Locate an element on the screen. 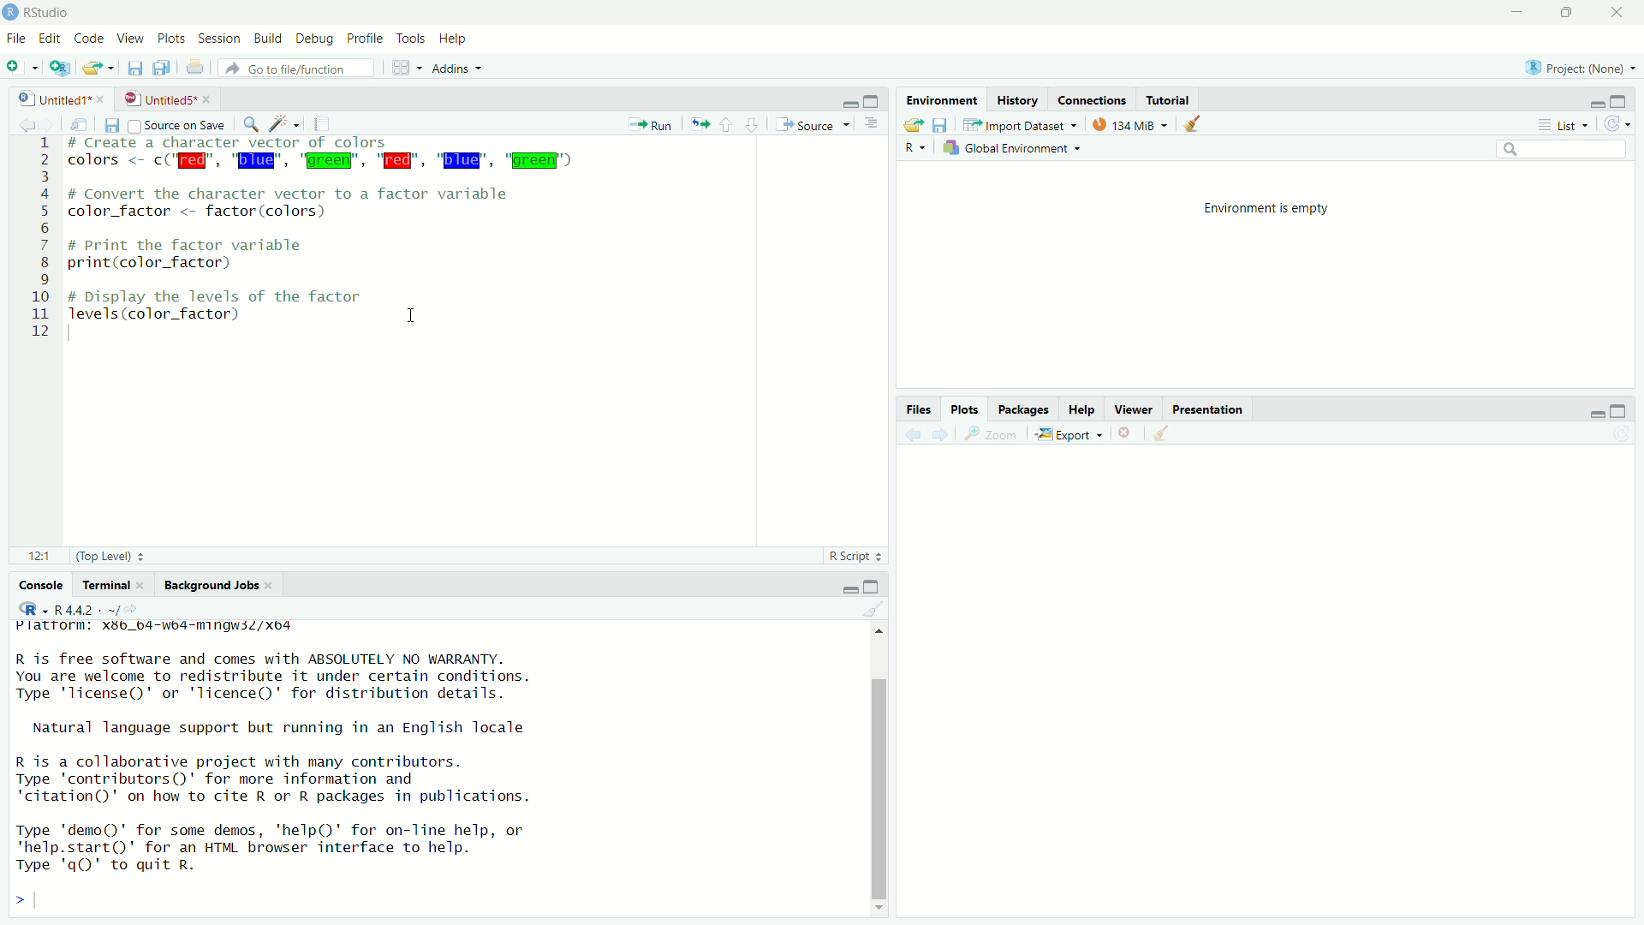  go to previous section/chunk is located at coordinates (729, 126).